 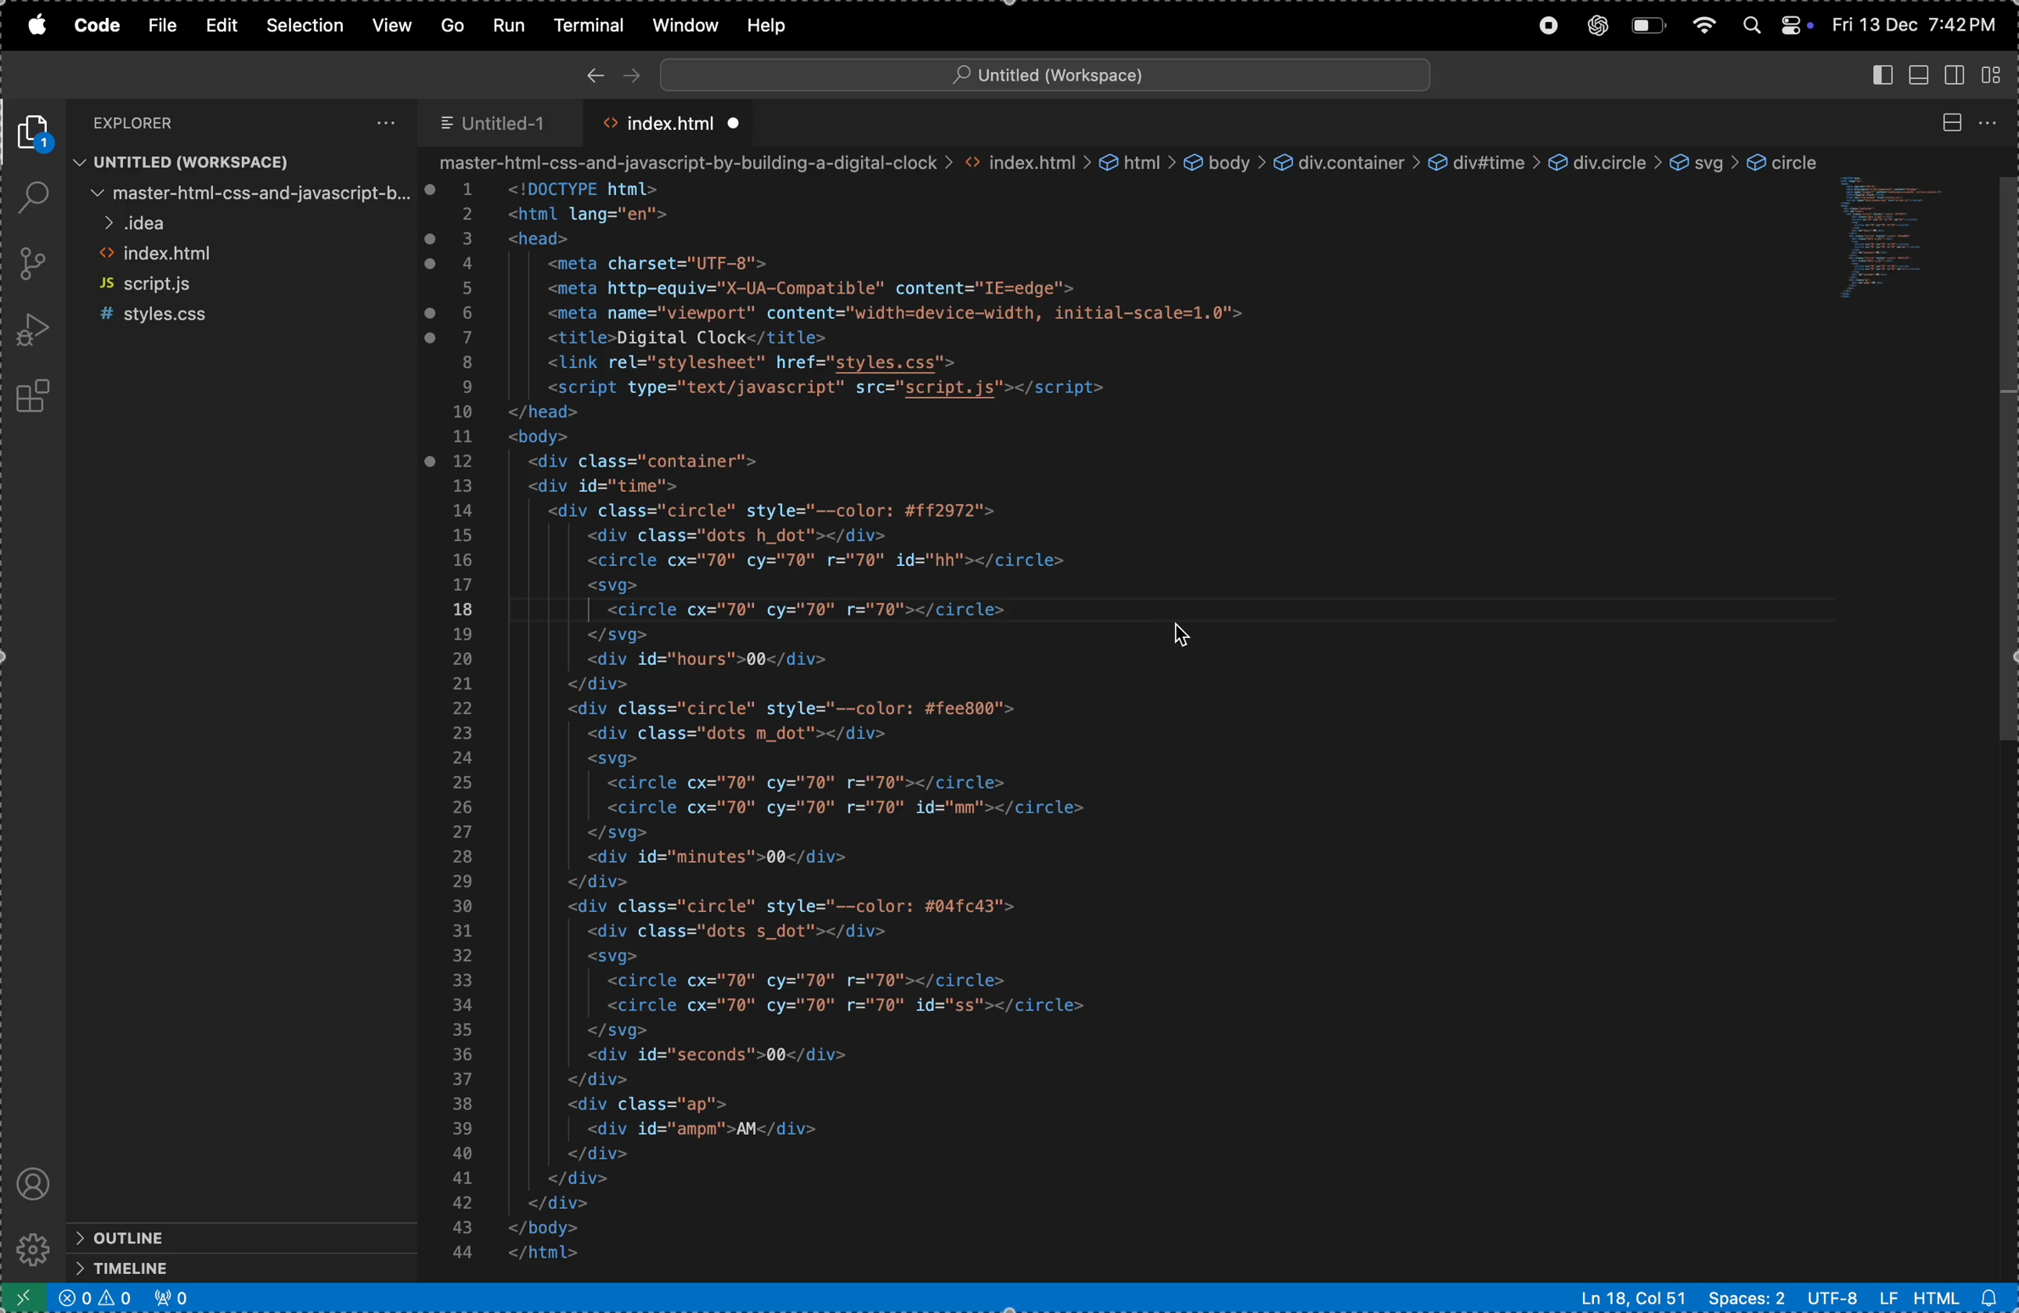 What do you see at coordinates (1901, 243) in the screenshot?
I see `code block` at bounding box center [1901, 243].